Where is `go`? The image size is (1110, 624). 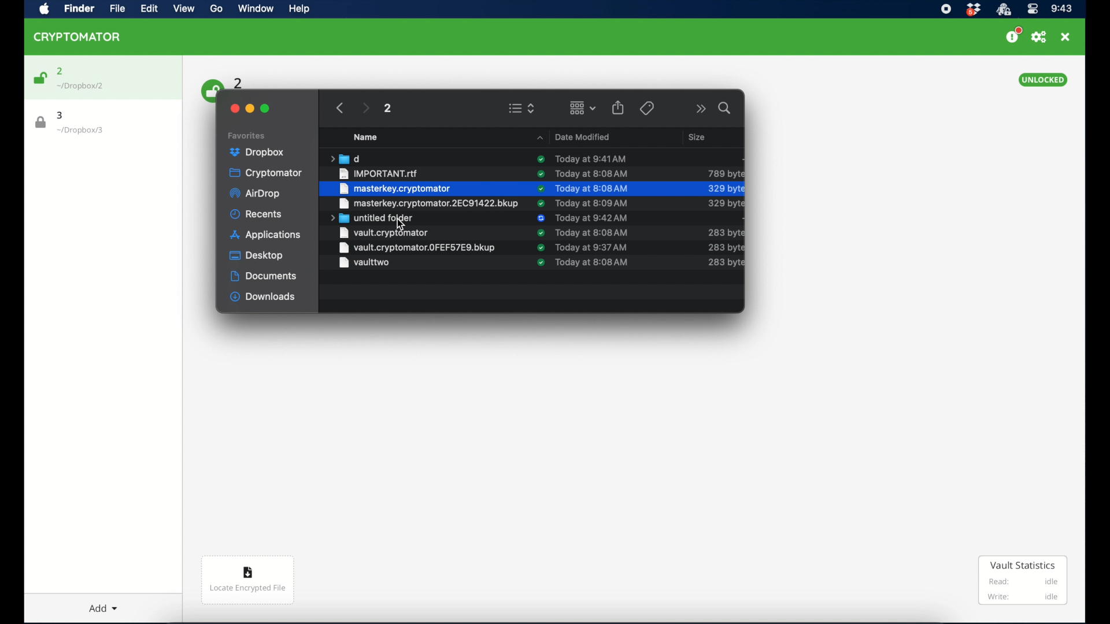
go is located at coordinates (215, 9).